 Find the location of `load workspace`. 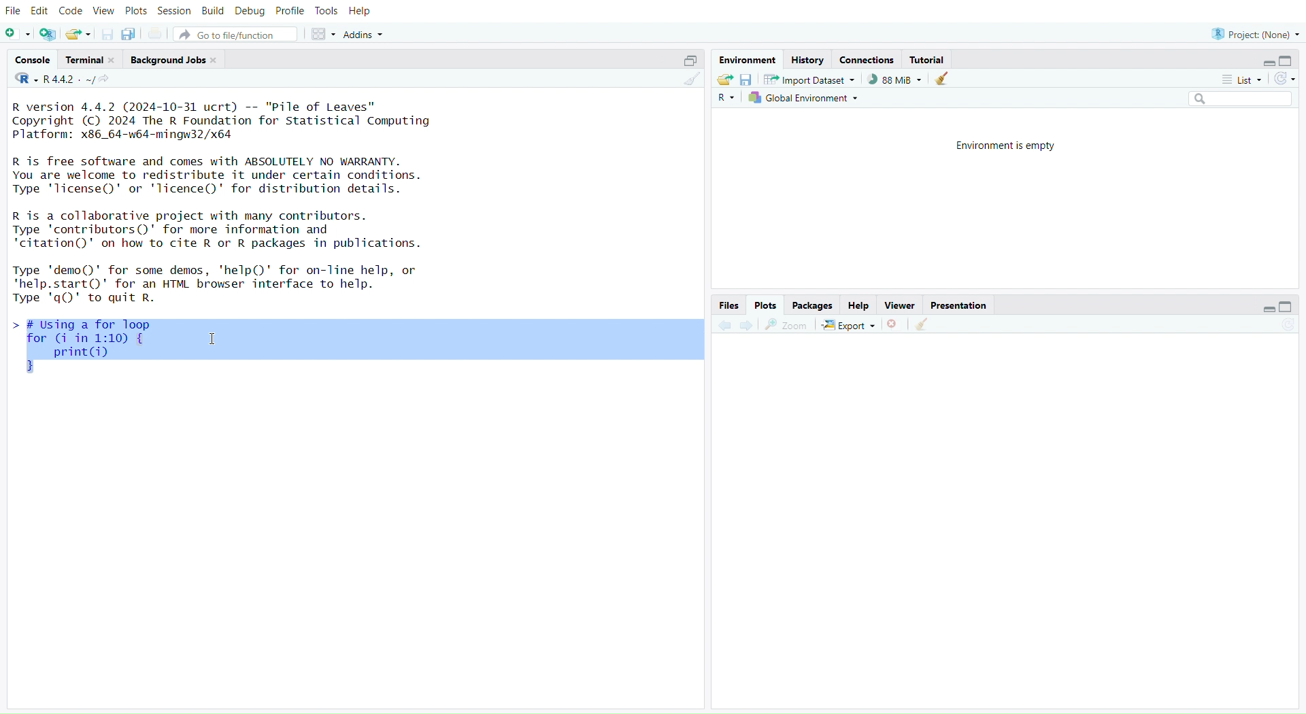

load workspace is located at coordinates (725, 81).